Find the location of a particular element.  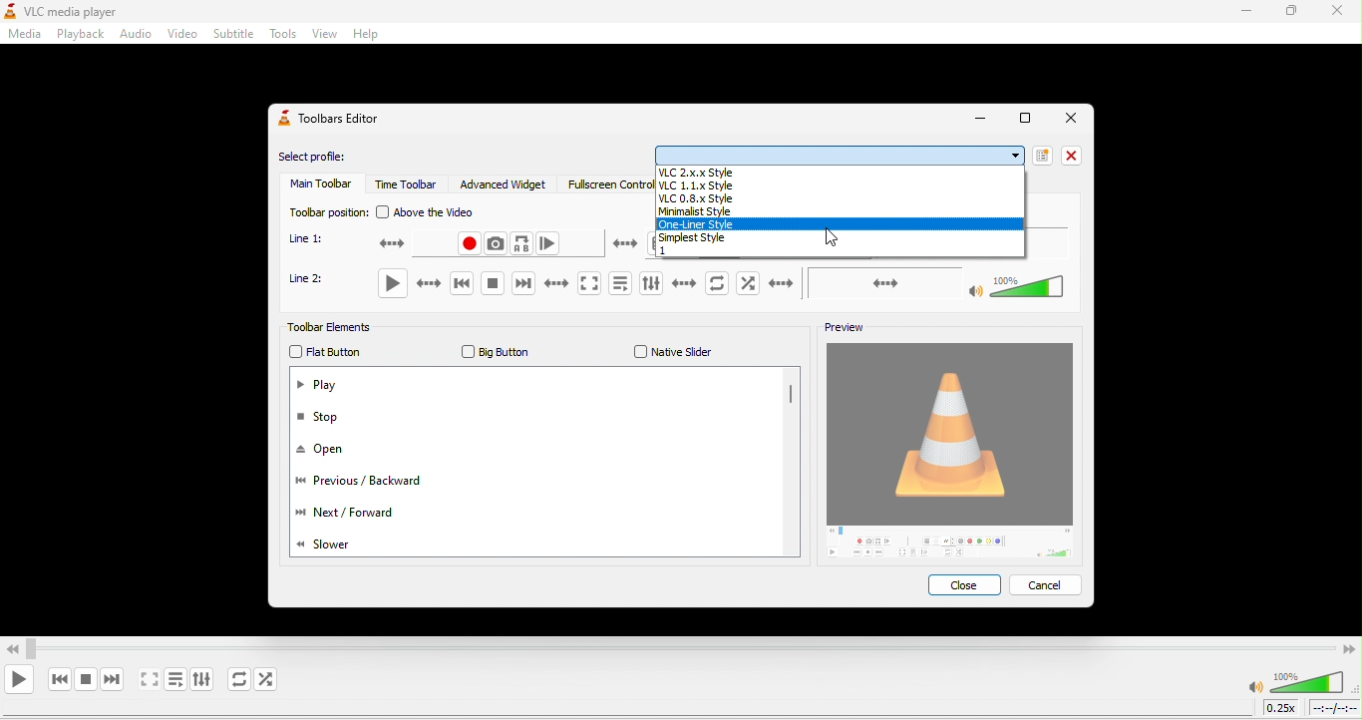

close is located at coordinates (1338, 12).